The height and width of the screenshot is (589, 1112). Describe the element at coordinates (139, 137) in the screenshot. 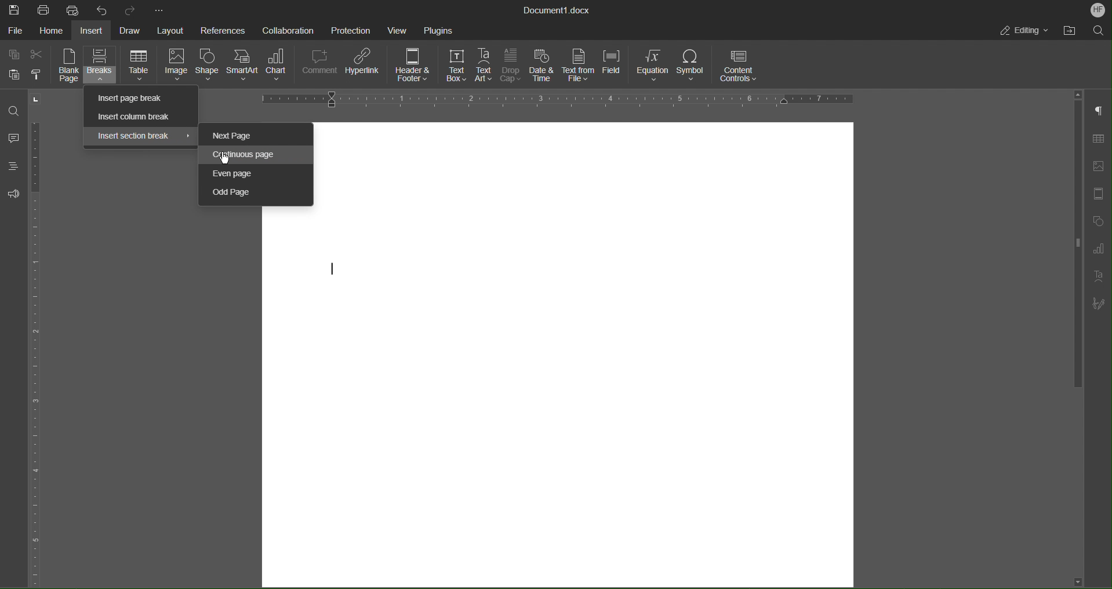

I see `Insert section break` at that location.